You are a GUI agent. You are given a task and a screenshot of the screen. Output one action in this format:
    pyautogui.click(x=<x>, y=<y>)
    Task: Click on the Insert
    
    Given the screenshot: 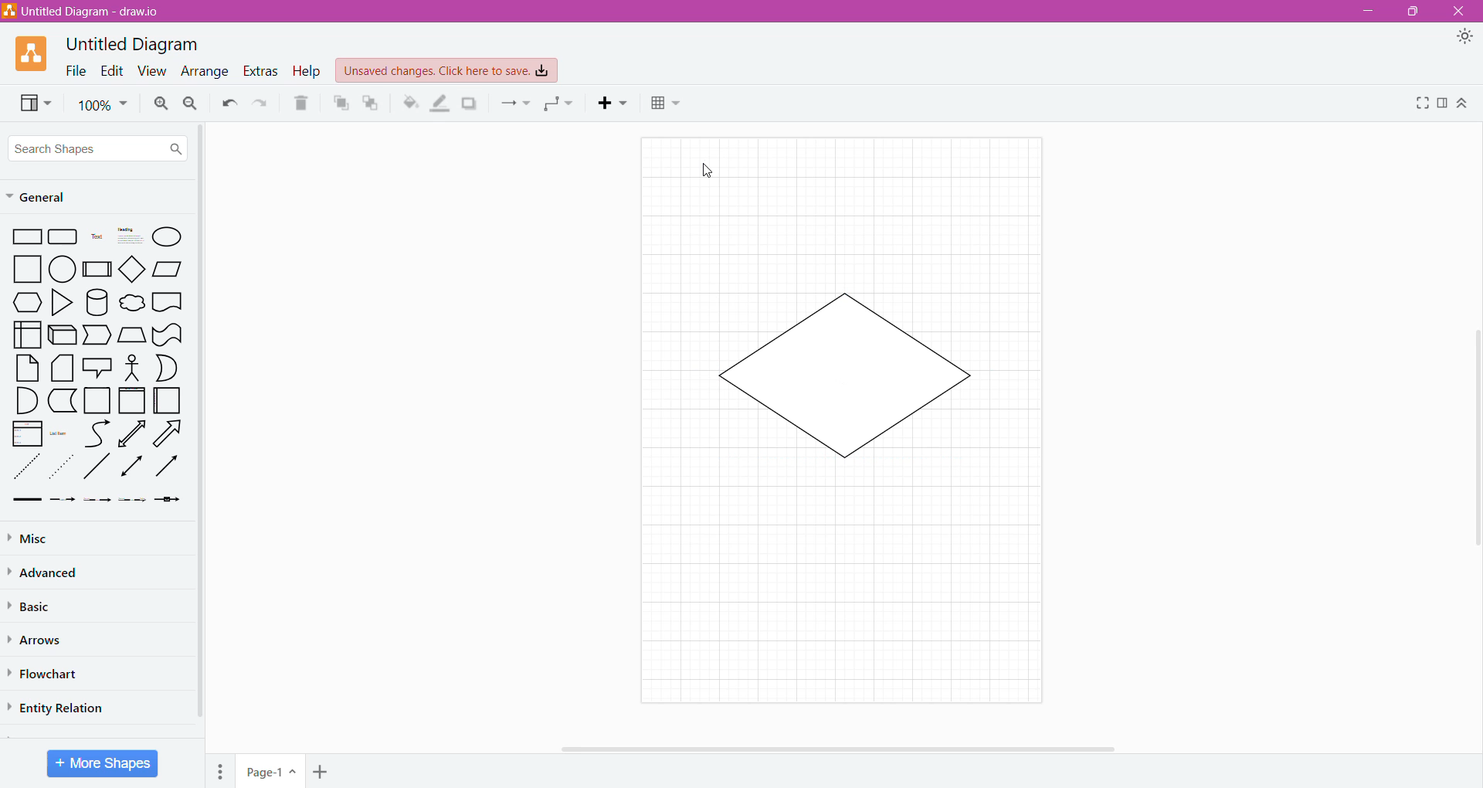 What is the action you would take?
    pyautogui.click(x=616, y=103)
    